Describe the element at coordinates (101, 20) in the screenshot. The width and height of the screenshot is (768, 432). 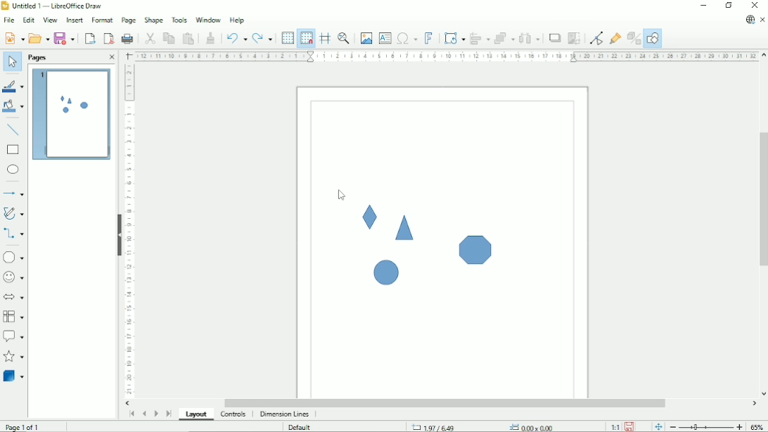
I see `Format` at that location.